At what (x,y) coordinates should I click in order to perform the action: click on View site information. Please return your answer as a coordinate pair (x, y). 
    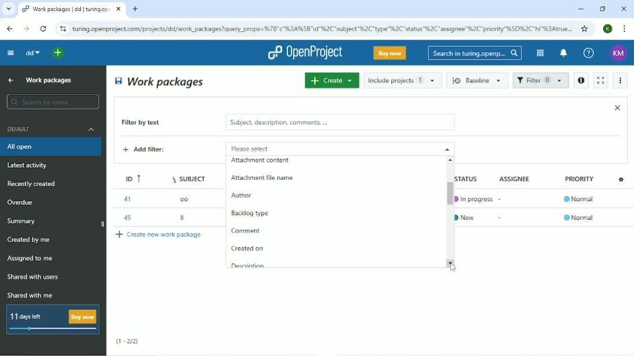
    Looking at the image, I should click on (63, 29).